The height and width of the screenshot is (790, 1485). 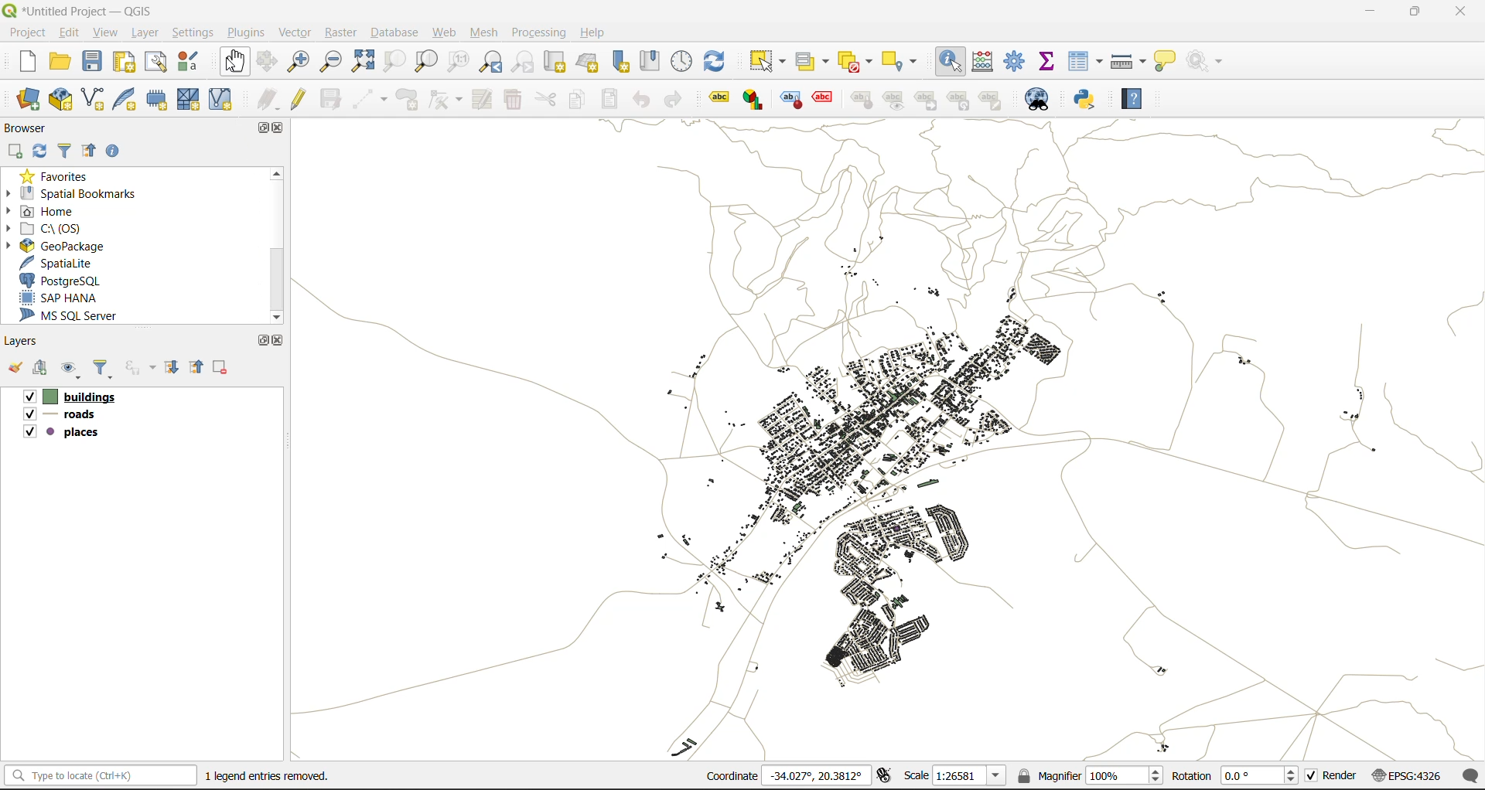 I want to click on show spatial bookmark, so click(x=649, y=61).